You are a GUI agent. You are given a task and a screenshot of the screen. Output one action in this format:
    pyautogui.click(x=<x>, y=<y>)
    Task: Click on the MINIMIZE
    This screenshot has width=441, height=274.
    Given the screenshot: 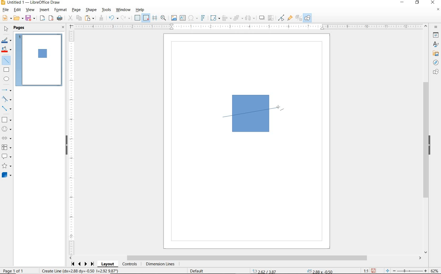 What is the action you would take?
    pyautogui.click(x=403, y=3)
    